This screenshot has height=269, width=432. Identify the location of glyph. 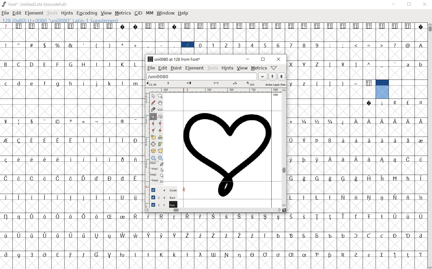
(161, 235).